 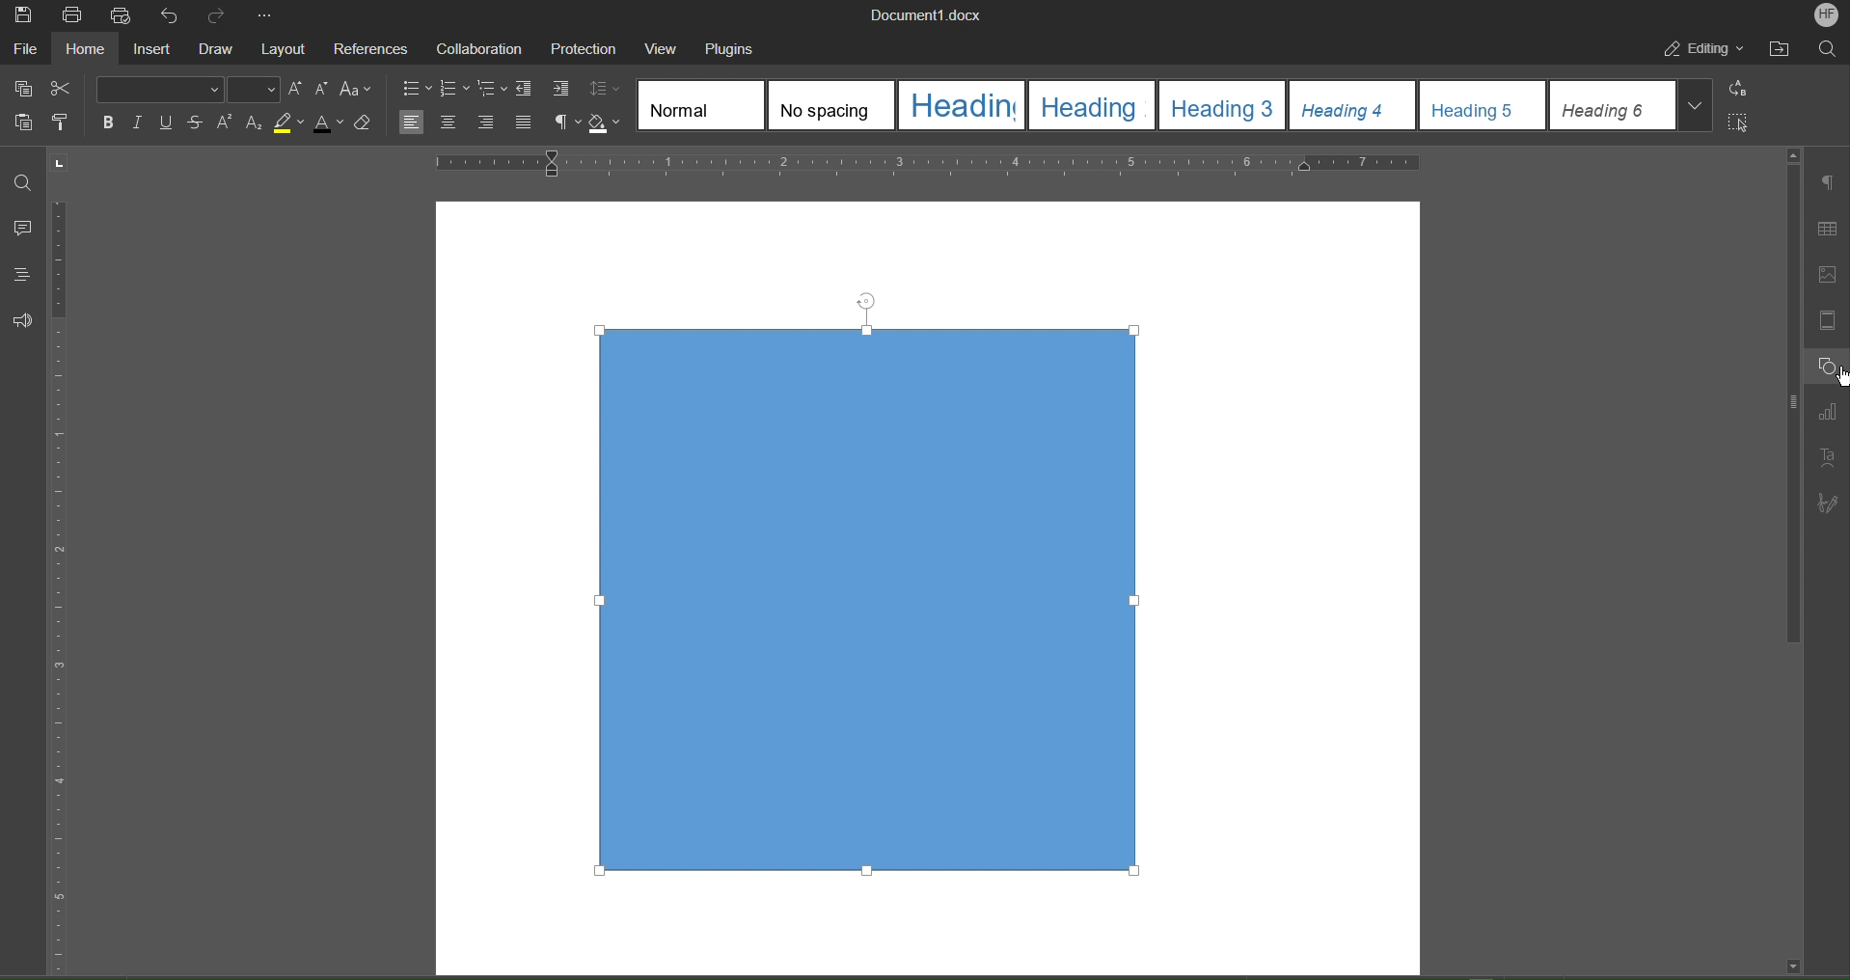 I want to click on Undo, so click(x=171, y=15).